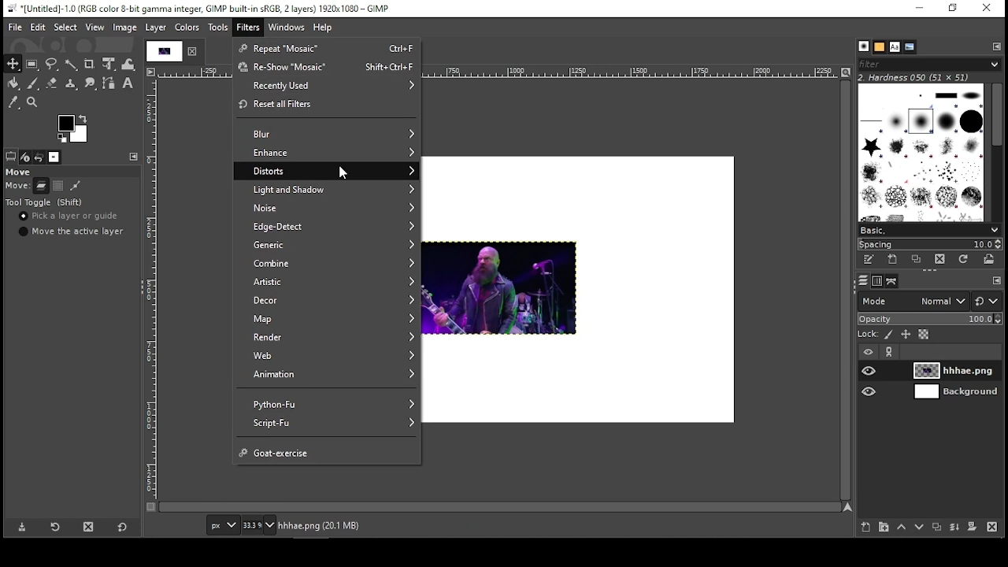  Describe the element at coordinates (74, 127) in the screenshot. I see `colors` at that location.